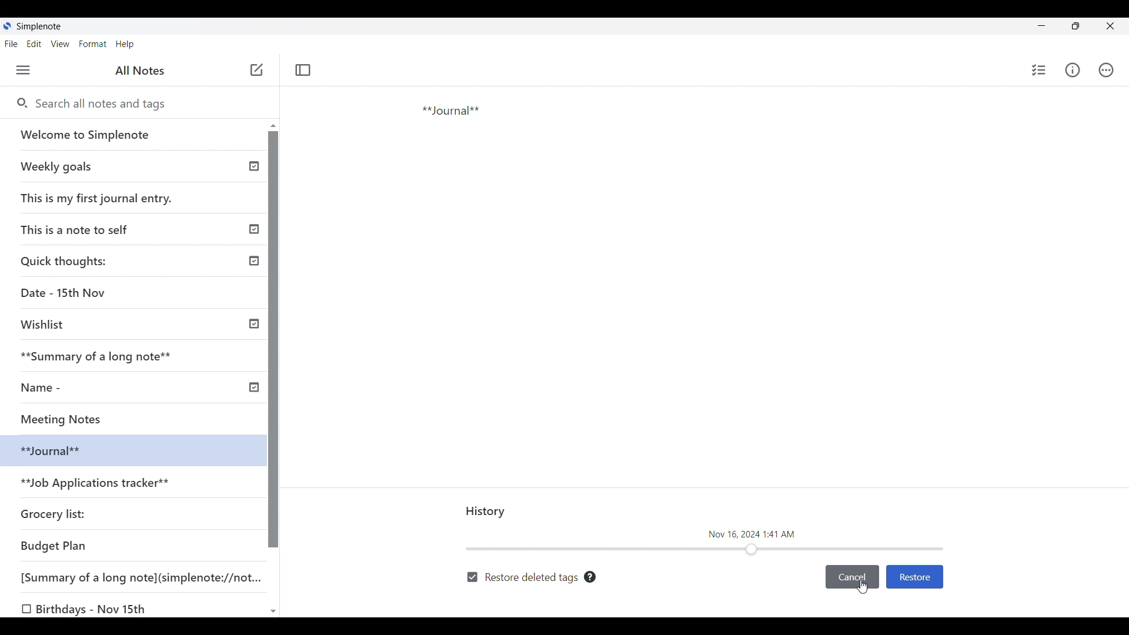 The image size is (1129, 635). I want to click on Info, so click(1072, 69).